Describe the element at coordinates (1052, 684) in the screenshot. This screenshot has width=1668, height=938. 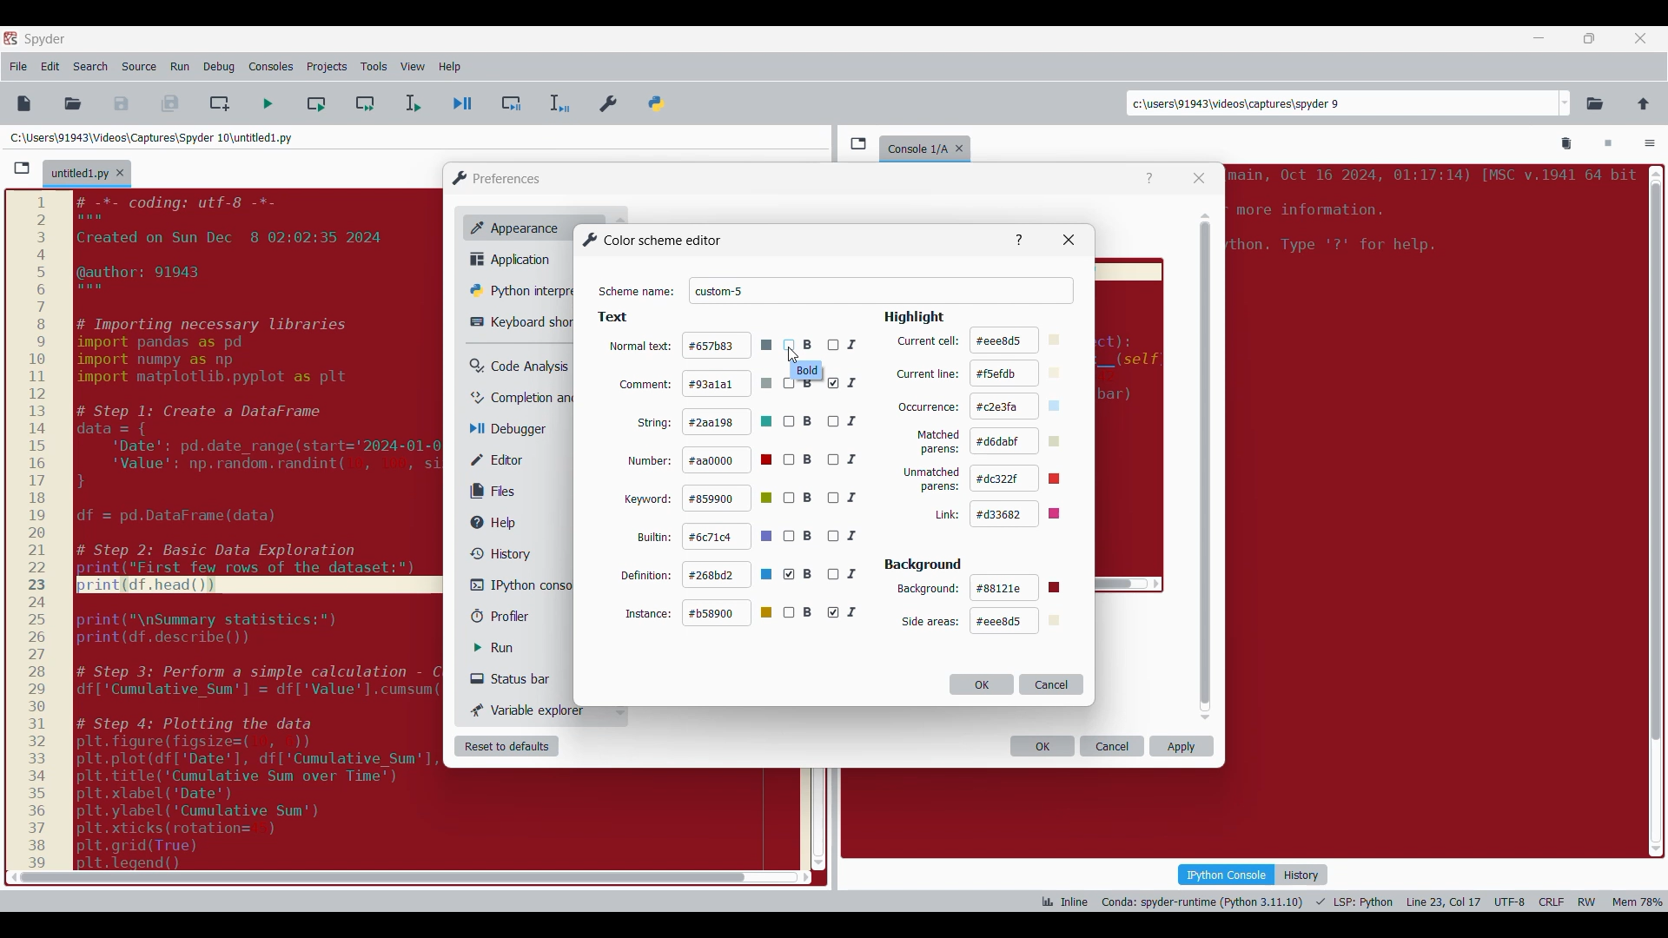
I see `Cancel` at that location.